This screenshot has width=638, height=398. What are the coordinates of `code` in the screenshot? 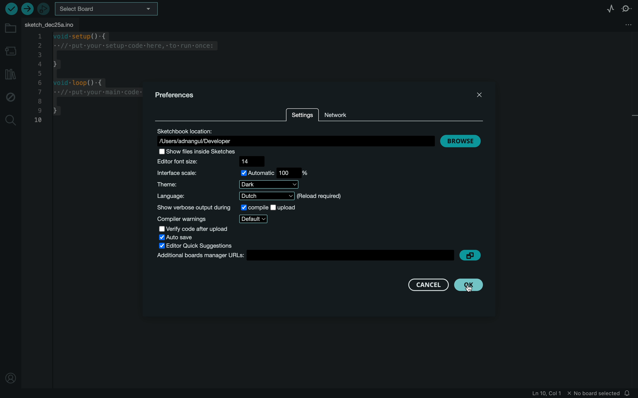 It's located at (86, 80).